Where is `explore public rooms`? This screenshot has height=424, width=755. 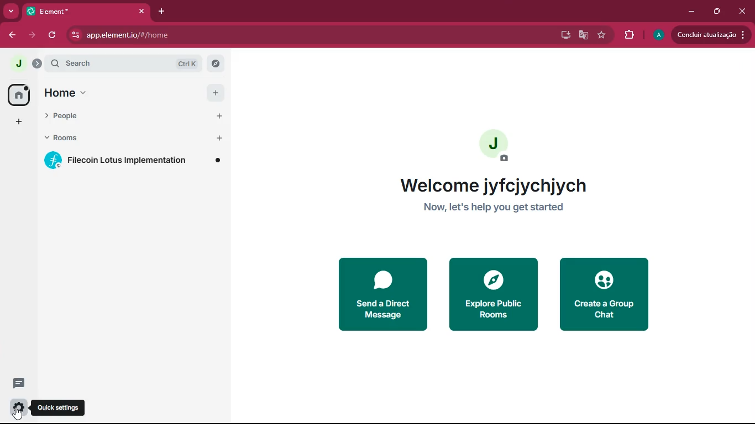
explore public rooms is located at coordinates (492, 294).